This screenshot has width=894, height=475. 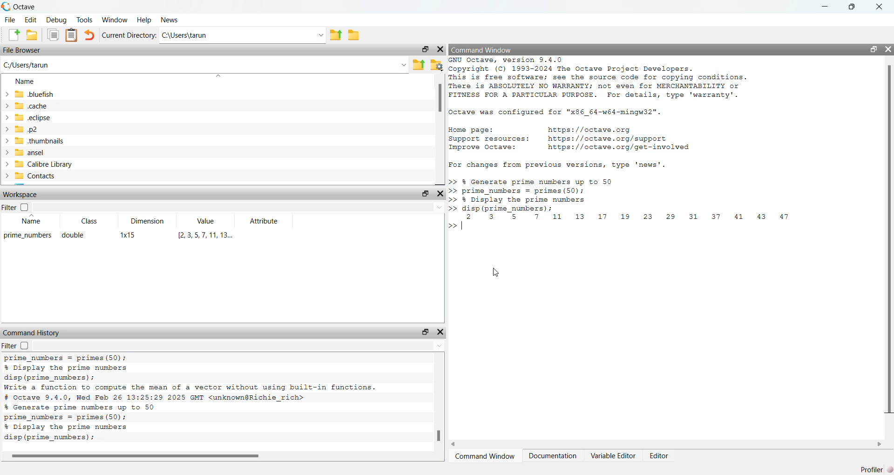 I want to click on open in separate window, so click(x=426, y=332).